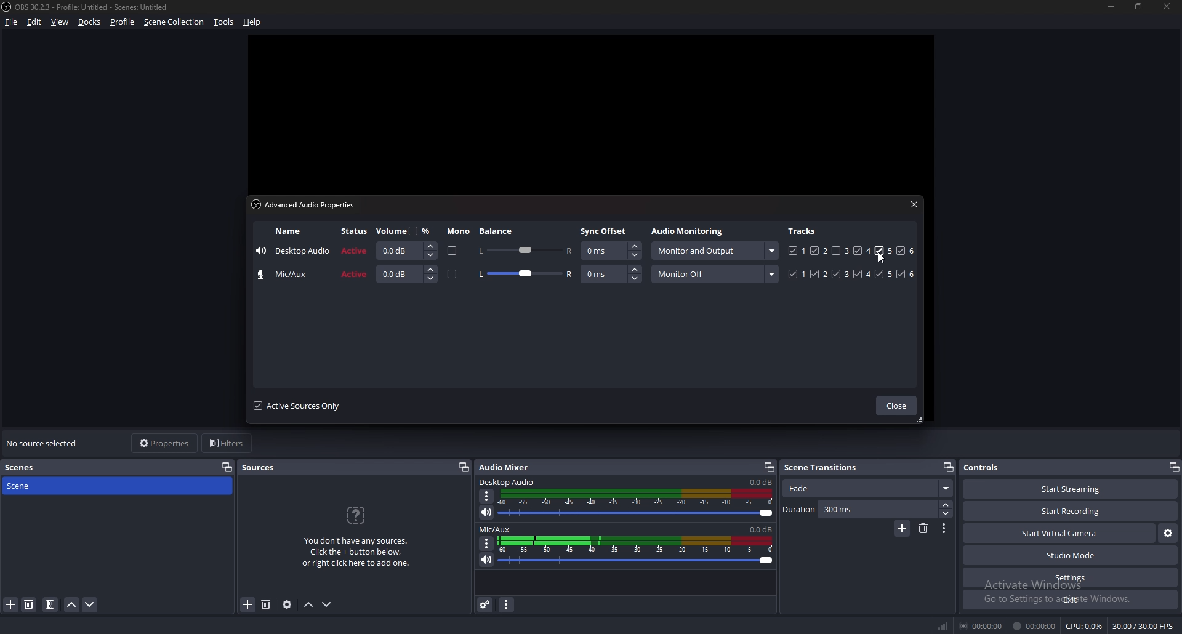  What do you see at coordinates (297, 406) in the screenshot?
I see `active sources only` at bounding box center [297, 406].